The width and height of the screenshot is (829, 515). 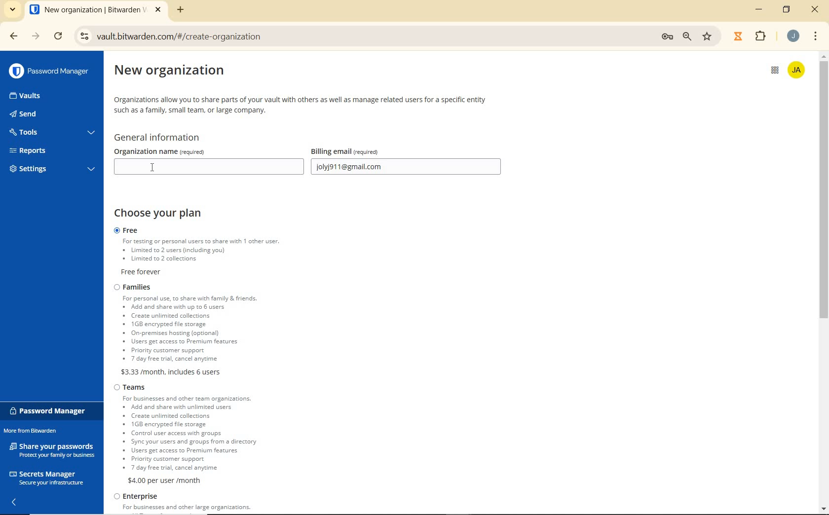 I want to click on account name, so click(x=798, y=69).